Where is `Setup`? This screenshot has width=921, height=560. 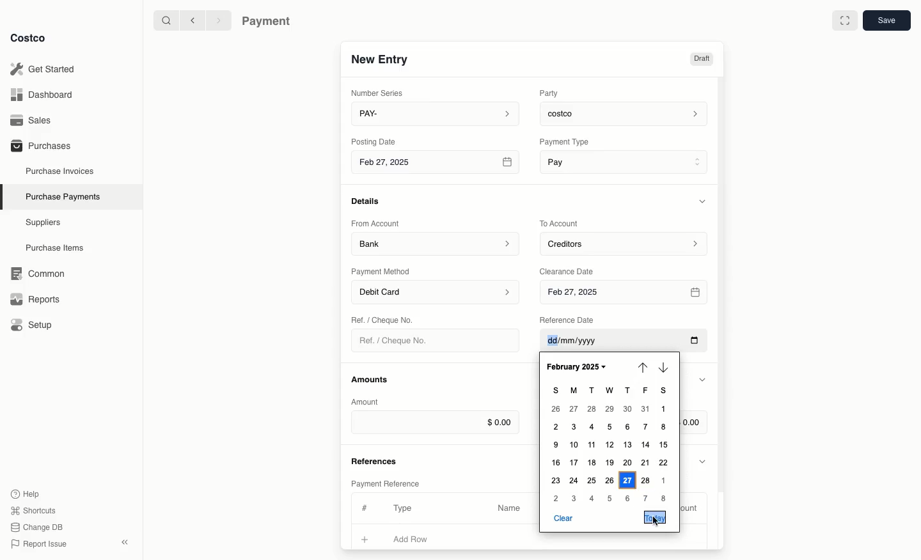
Setup is located at coordinates (36, 326).